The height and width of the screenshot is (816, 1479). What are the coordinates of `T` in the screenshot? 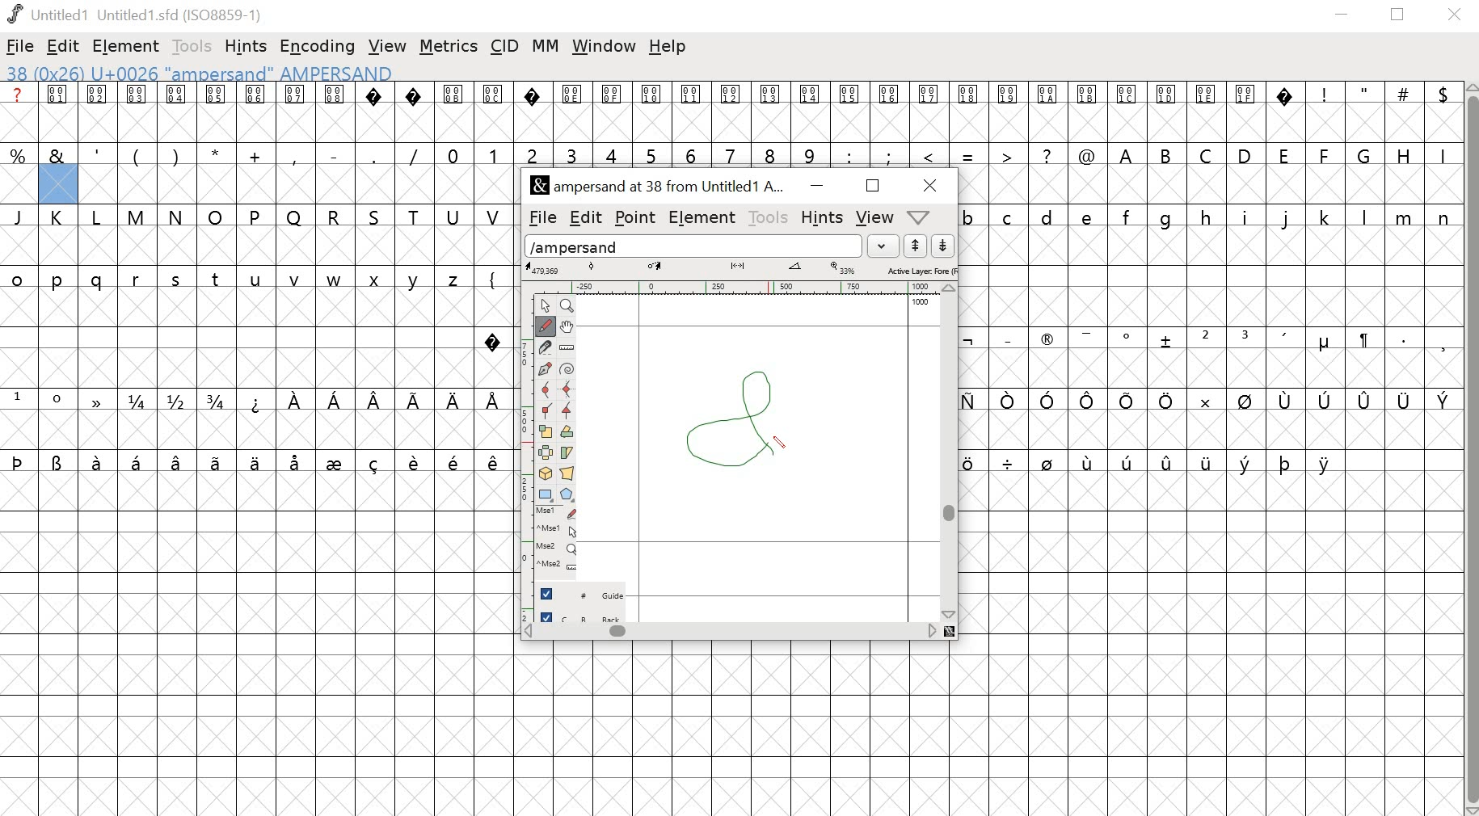 It's located at (418, 215).